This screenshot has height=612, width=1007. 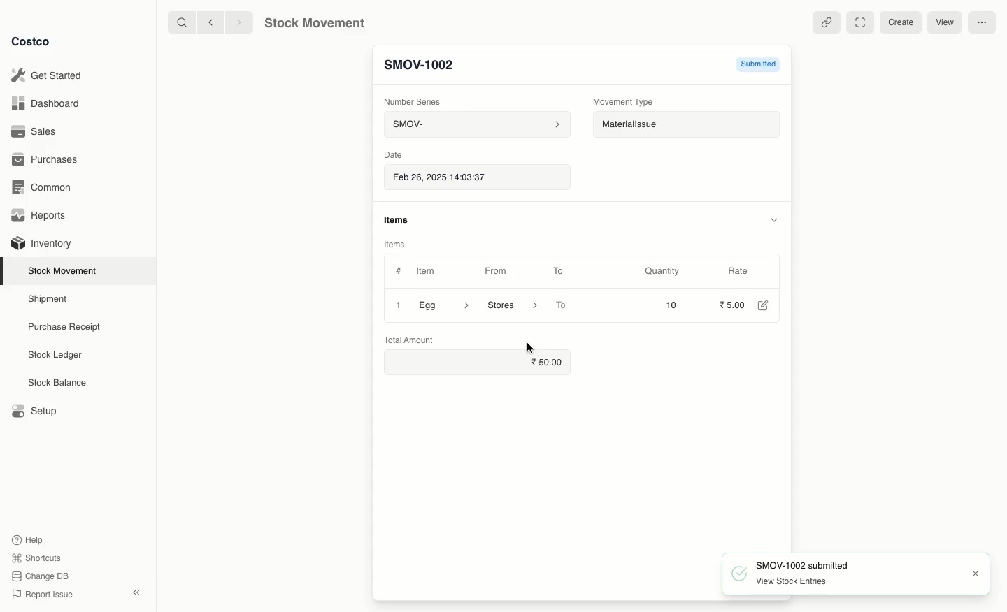 I want to click on ~~ View Stock Entries, so click(x=785, y=583).